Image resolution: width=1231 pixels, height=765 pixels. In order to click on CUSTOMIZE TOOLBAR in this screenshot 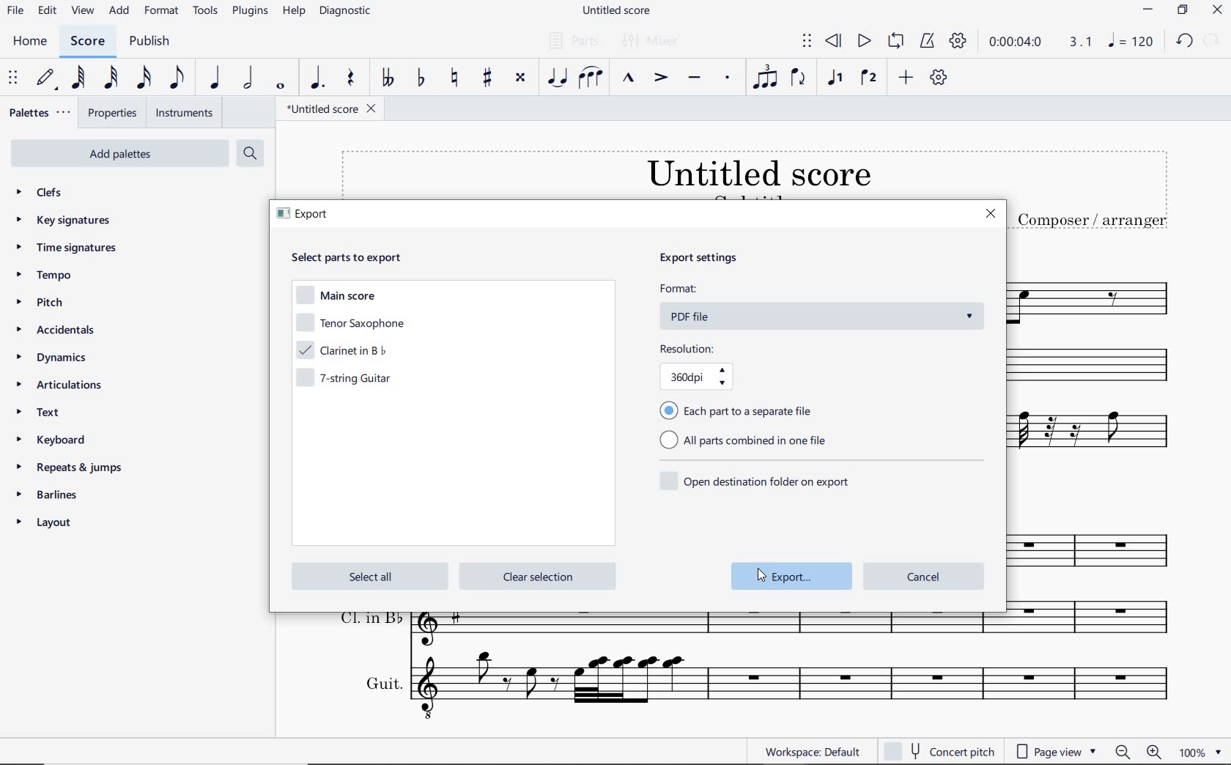, I will do `click(937, 77)`.